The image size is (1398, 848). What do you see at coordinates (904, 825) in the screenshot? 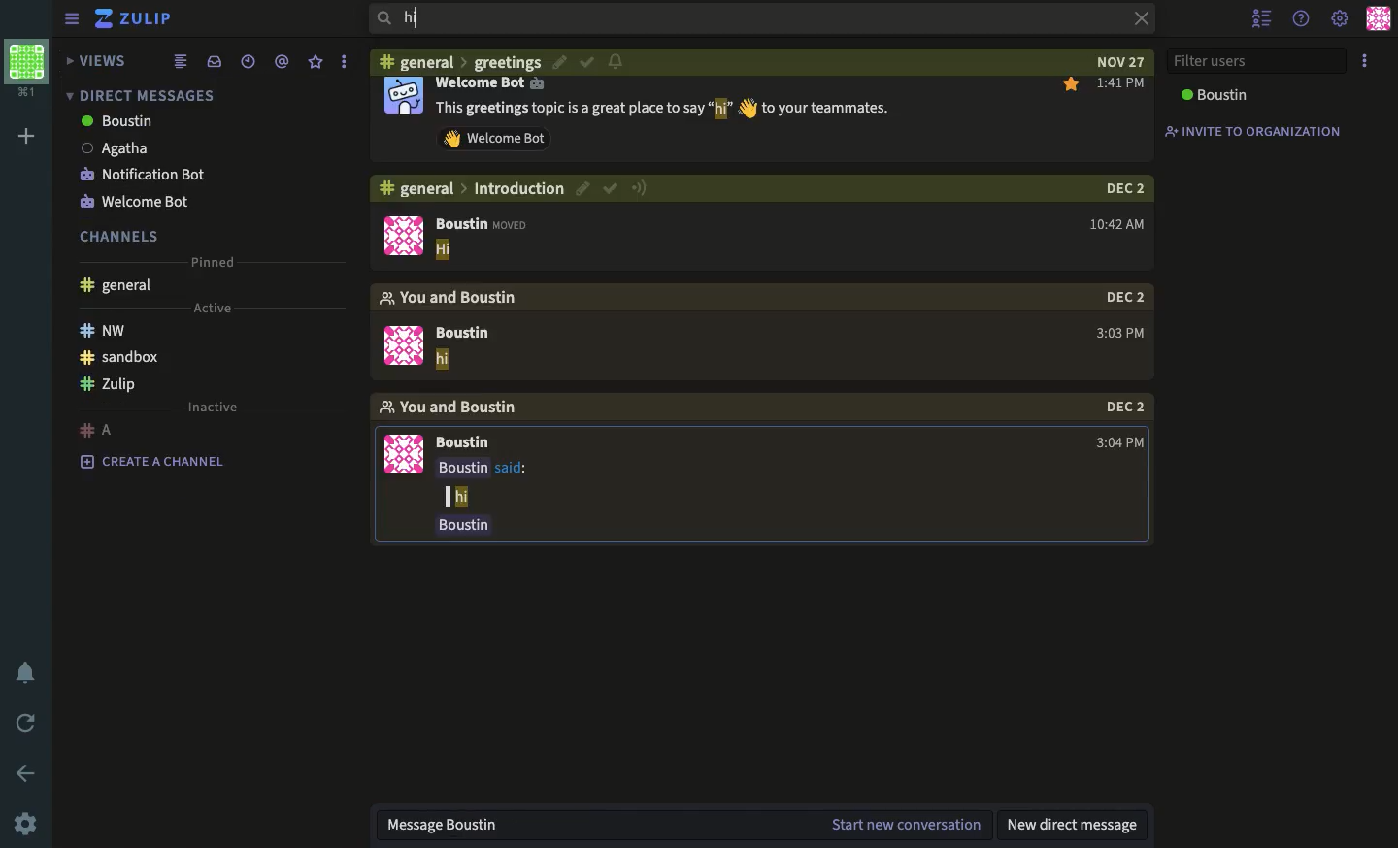
I see `start new conversation` at bounding box center [904, 825].